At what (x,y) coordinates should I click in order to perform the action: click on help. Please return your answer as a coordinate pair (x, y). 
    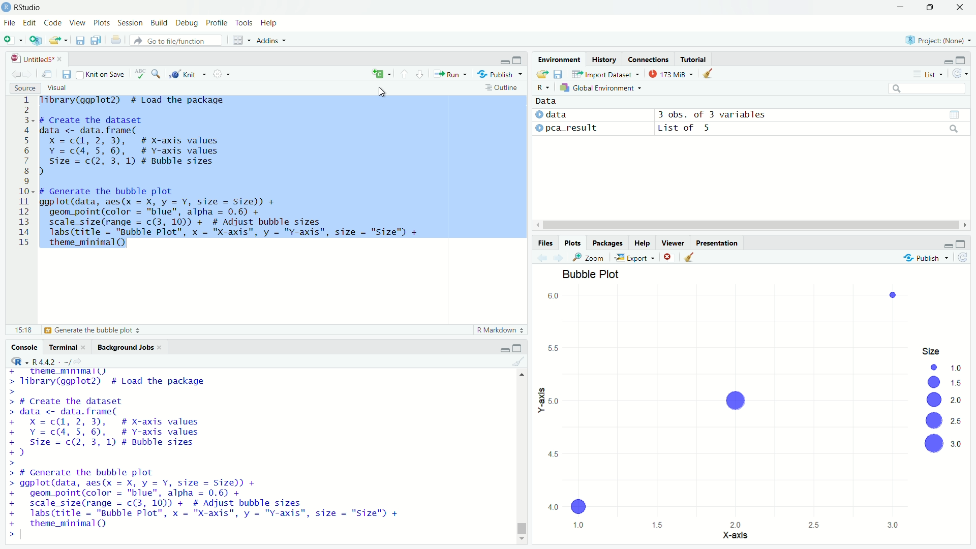
    Looking at the image, I should click on (269, 24).